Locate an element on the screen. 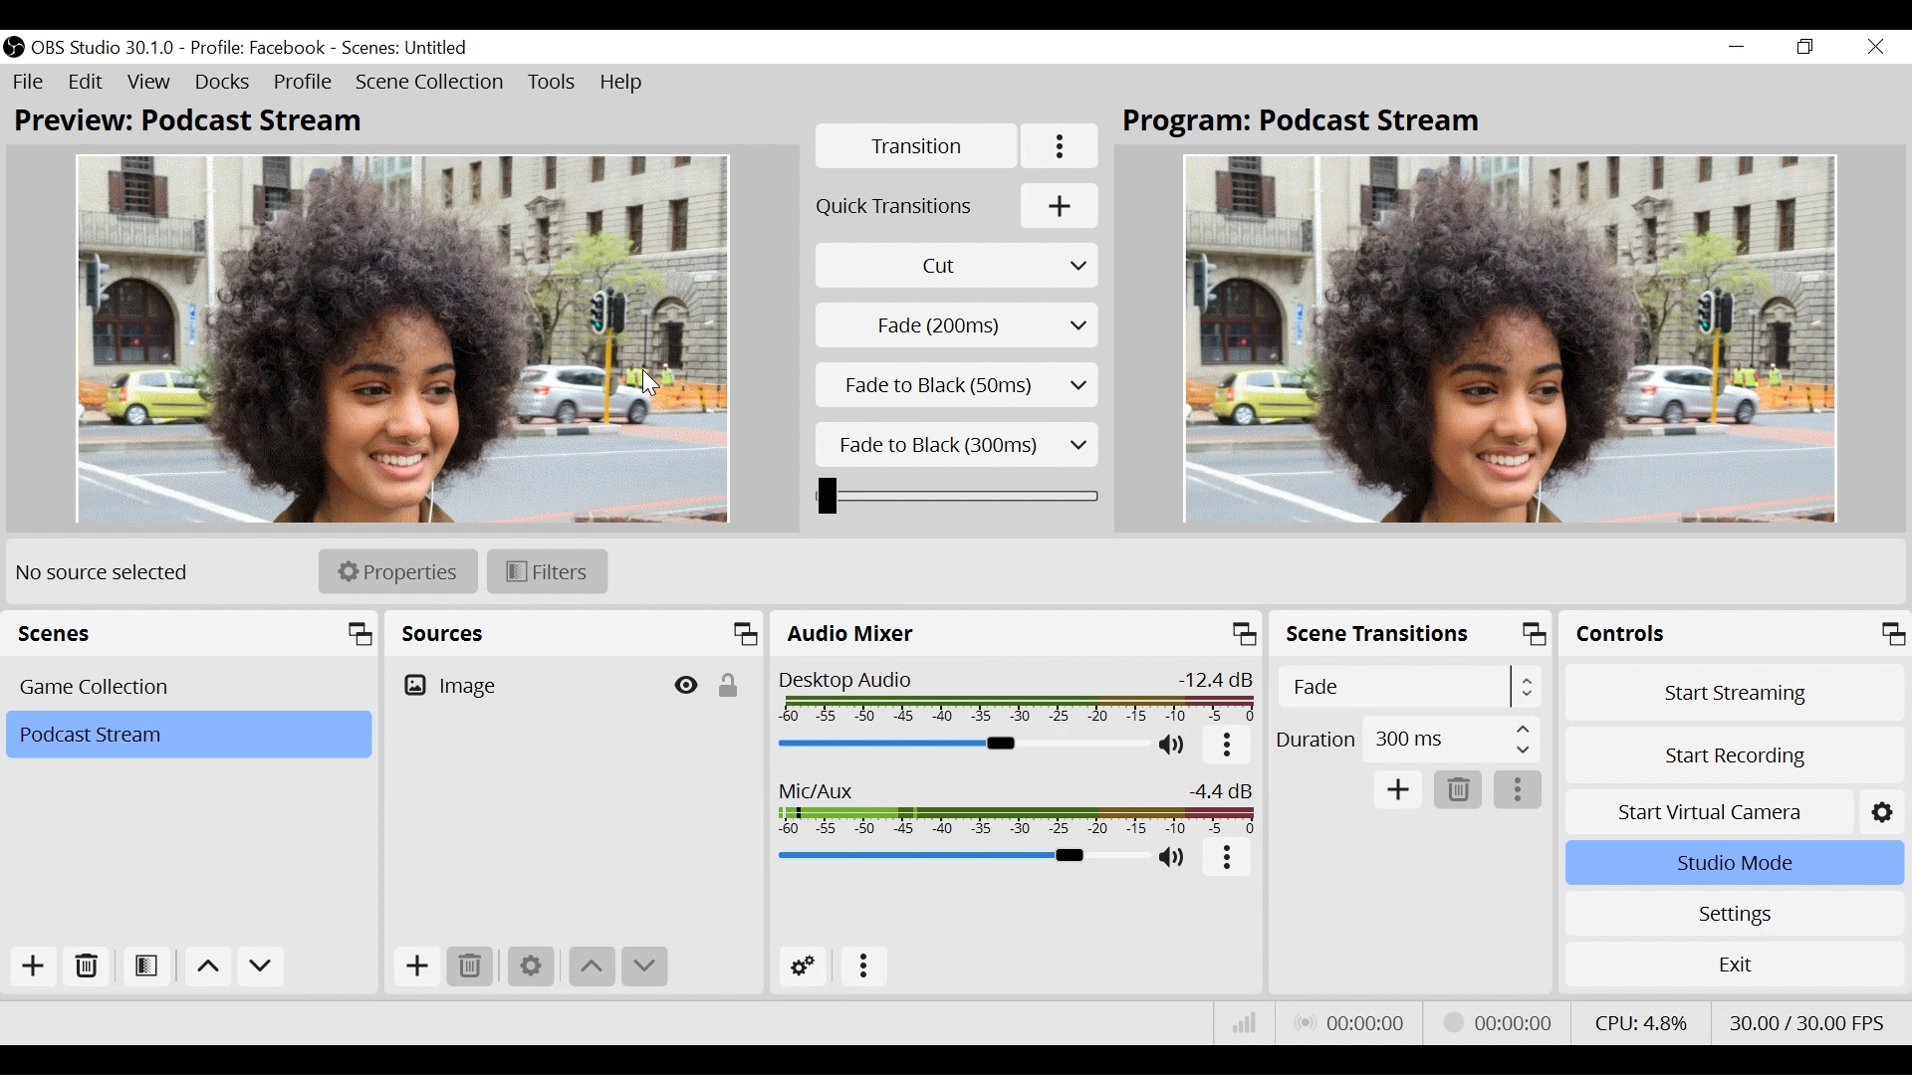  move up is located at coordinates (594, 967).